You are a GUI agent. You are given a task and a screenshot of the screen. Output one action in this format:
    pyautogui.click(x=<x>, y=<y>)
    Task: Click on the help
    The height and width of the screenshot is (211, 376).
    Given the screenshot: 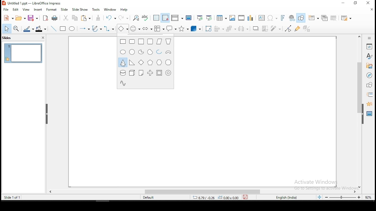 What is the action you would take?
    pyautogui.click(x=125, y=10)
    